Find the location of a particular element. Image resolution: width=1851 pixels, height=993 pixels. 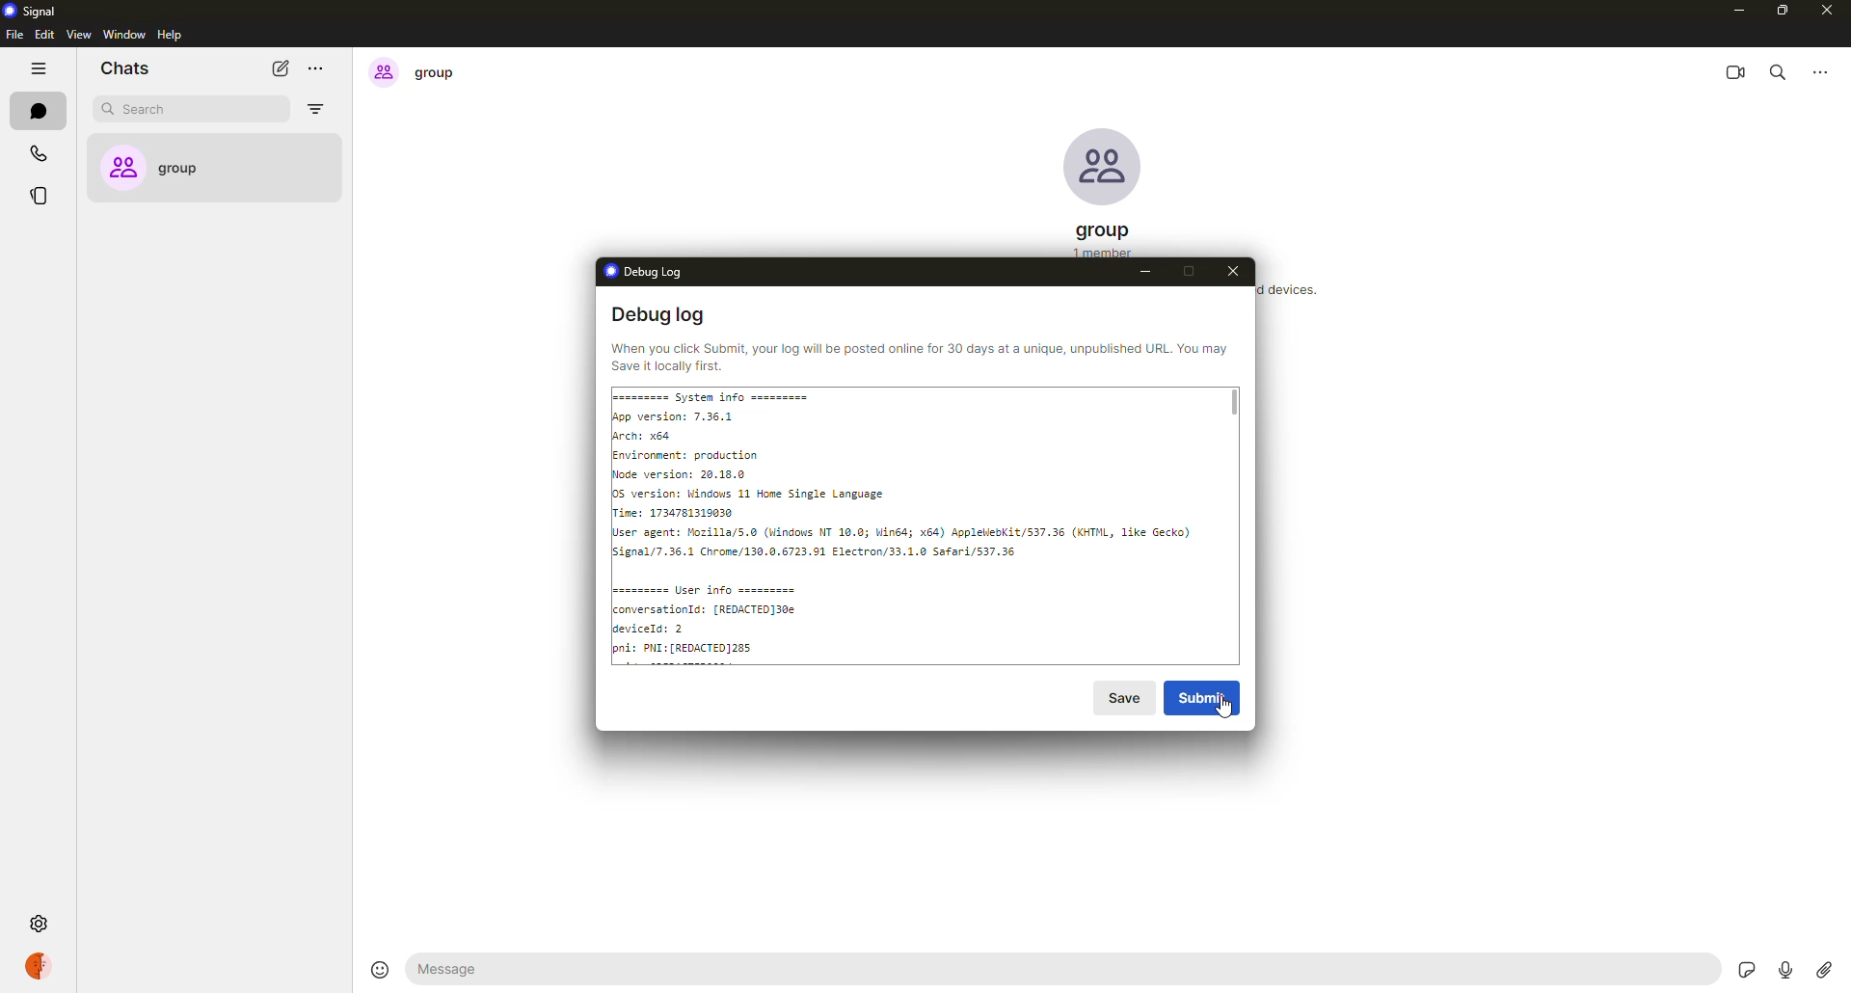

emoji is located at coordinates (378, 968).